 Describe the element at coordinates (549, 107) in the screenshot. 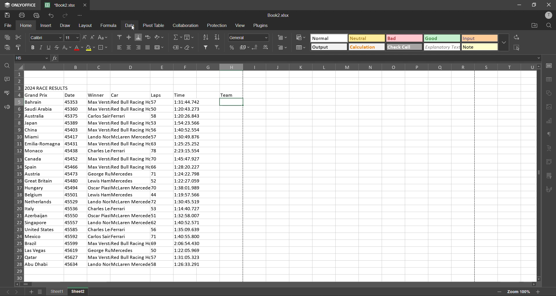

I see `images` at that location.